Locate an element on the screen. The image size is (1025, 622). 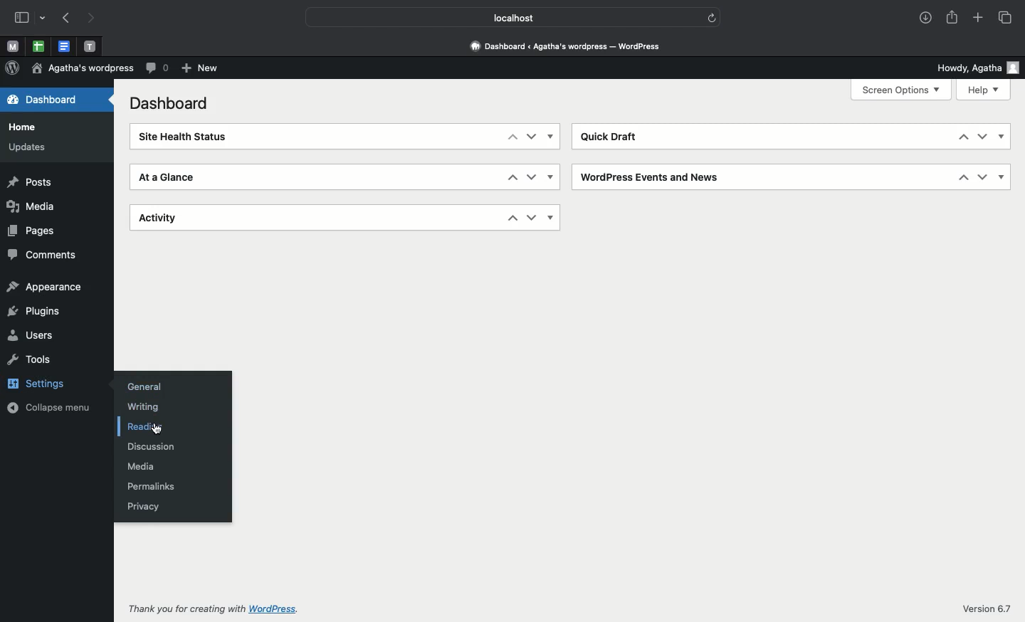
Show is located at coordinates (1002, 176).